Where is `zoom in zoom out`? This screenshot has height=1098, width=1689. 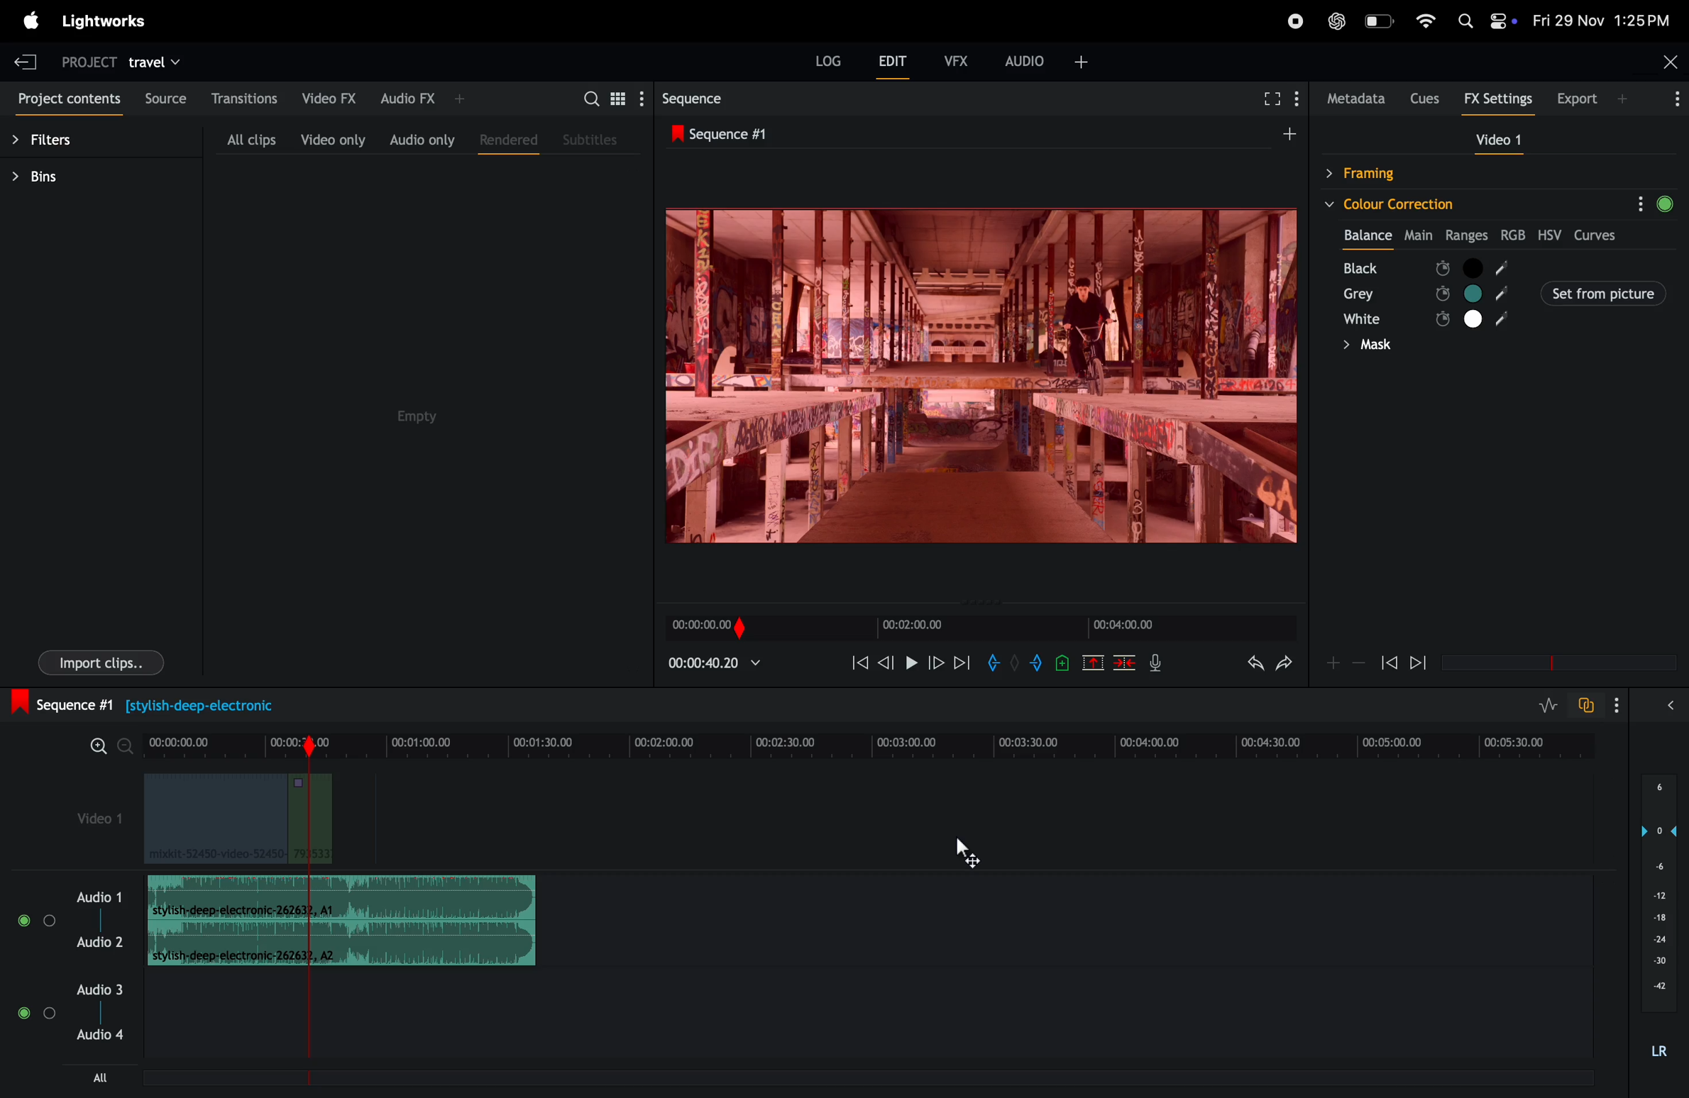
zoom in zoom out is located at coordinates (111, 746).